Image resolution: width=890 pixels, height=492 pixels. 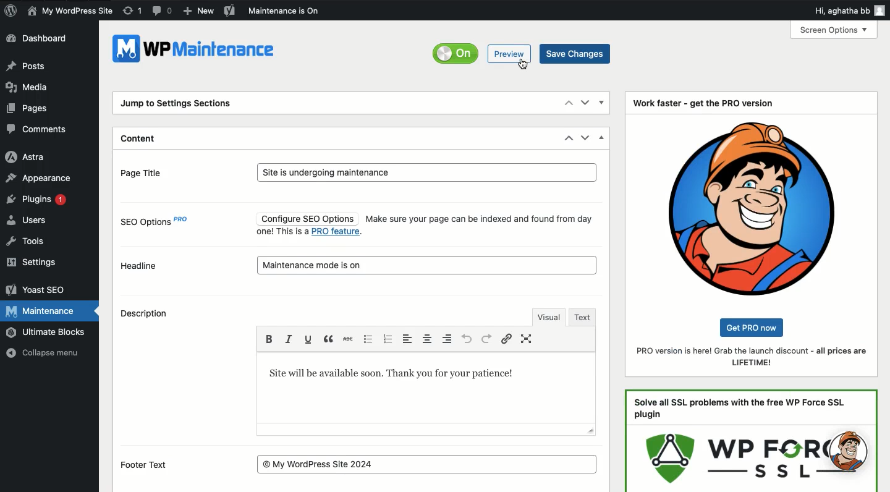 I want to click on Revision, so click(x=132, y=11).